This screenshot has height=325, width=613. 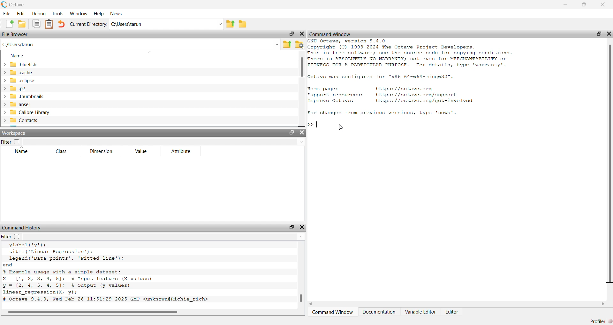 What do you see at coordinates (315, 303) in the screenshot?
I see `move left` at bounding box center [315, 303].